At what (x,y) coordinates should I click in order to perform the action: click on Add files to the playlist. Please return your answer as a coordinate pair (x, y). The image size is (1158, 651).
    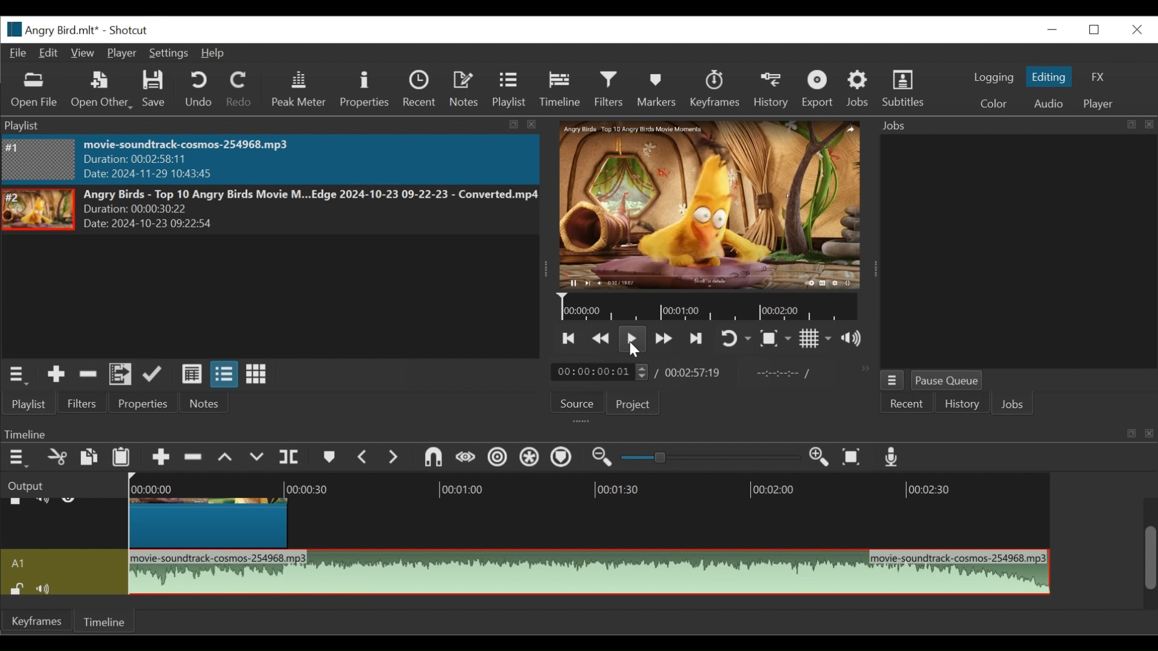
    Looking at the image, I should click on (121, 375).